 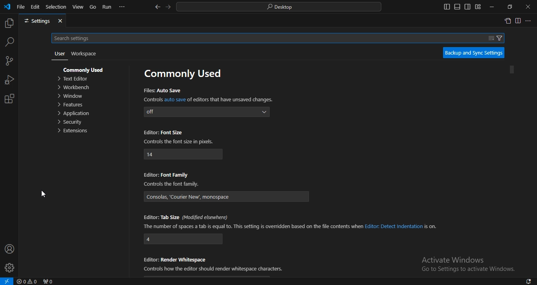 What do you see at coordinates (218, 264) in the screenshot?
I see `Editor: Render Whitespace
Controls how the editor should render whitespace characters.` at bounding box center [218, 264].